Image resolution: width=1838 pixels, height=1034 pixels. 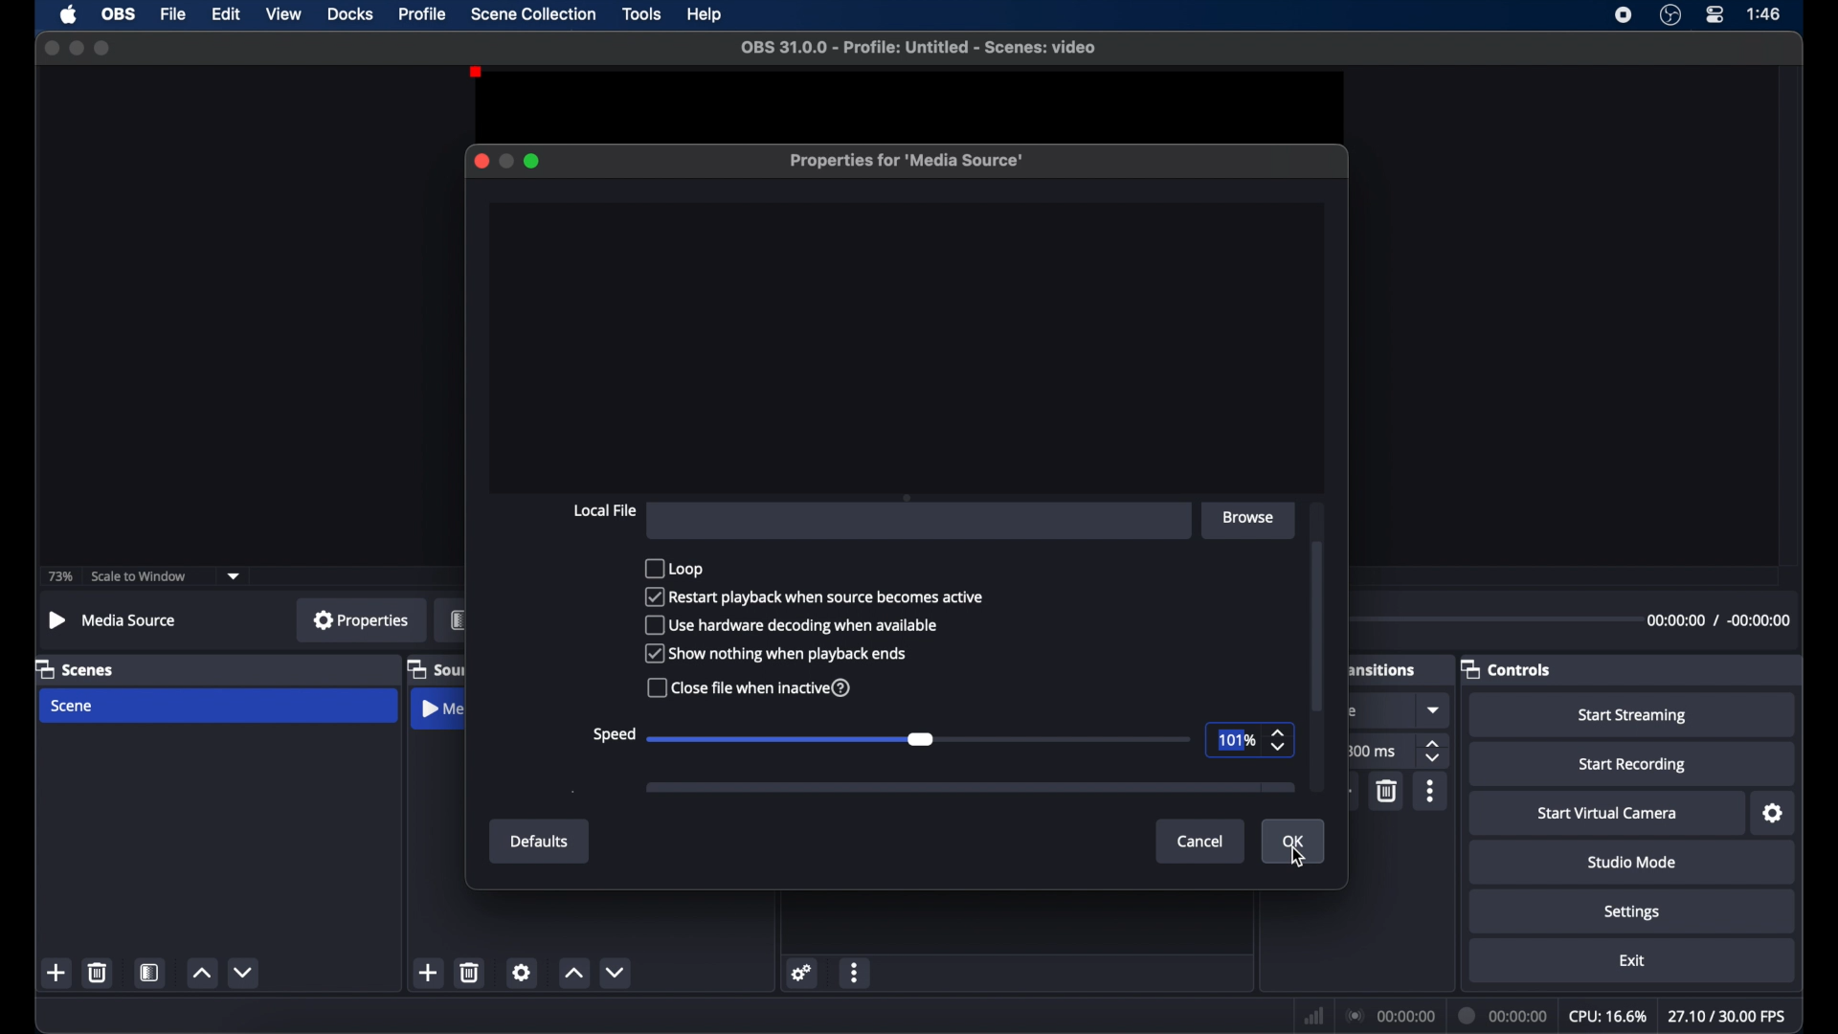 I want to click on 101%, so click(x=1236, y=741).